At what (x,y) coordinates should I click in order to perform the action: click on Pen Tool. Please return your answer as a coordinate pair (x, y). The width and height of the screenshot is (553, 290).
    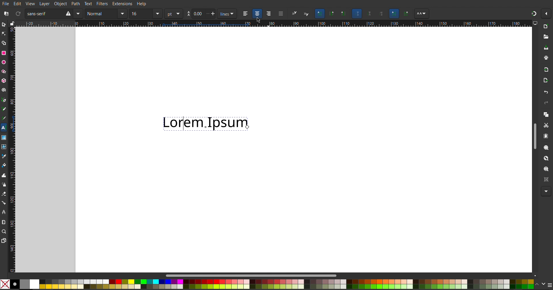
    Looking at the image, I should click on (5, 100).